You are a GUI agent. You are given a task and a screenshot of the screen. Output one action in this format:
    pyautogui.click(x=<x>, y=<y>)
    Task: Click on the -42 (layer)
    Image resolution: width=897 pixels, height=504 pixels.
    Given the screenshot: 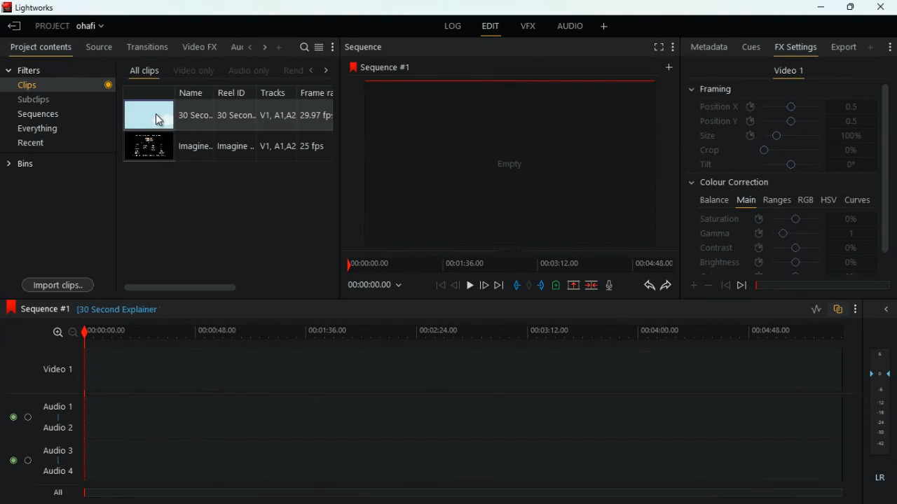 What is the action you would take?
    pyautogui.click(x=882, y=444)
    